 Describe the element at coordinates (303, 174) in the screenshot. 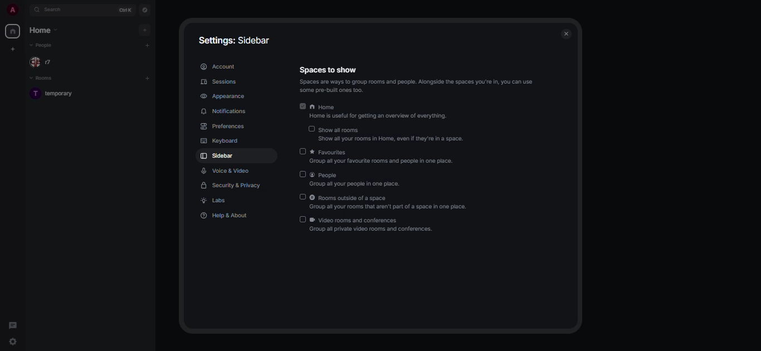

I see `disabled` at that location.